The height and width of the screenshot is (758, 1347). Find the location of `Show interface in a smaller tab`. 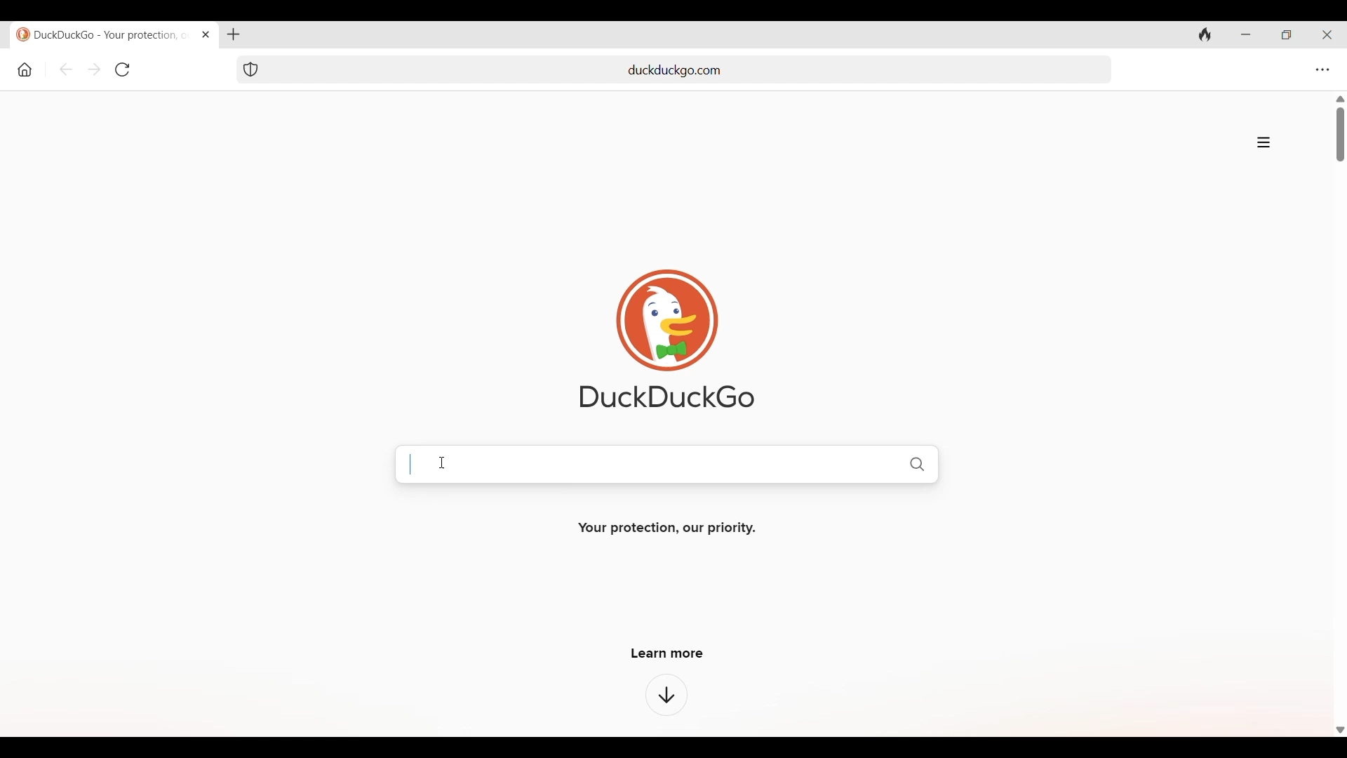

Show interface in a smaller tab is located at coordinates (1286, 35).